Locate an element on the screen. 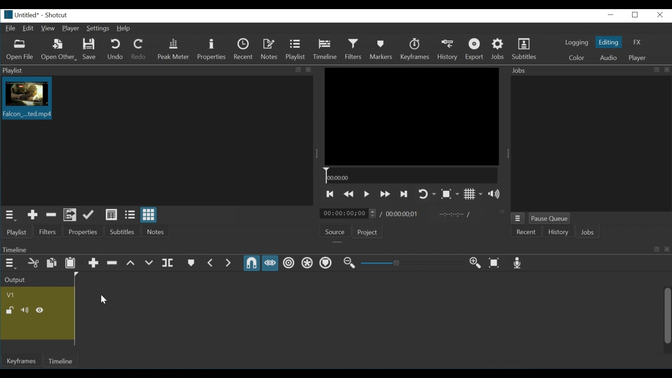  Peak Meter is located at coordinates (175, 49).